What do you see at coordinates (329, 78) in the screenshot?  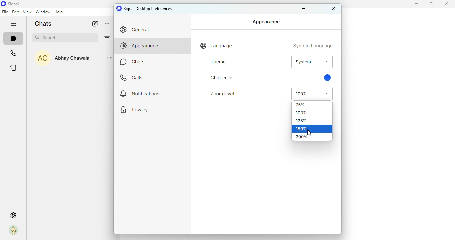 I see `color` at bounding box center [329, 78].